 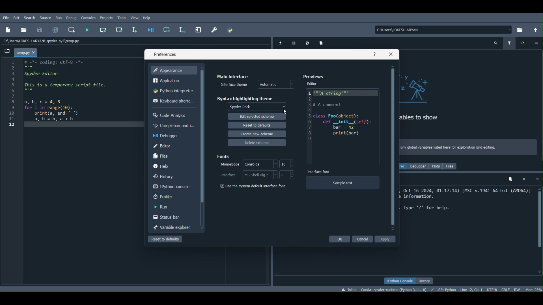 I want to click on Theme, so click(x=257, y=108).